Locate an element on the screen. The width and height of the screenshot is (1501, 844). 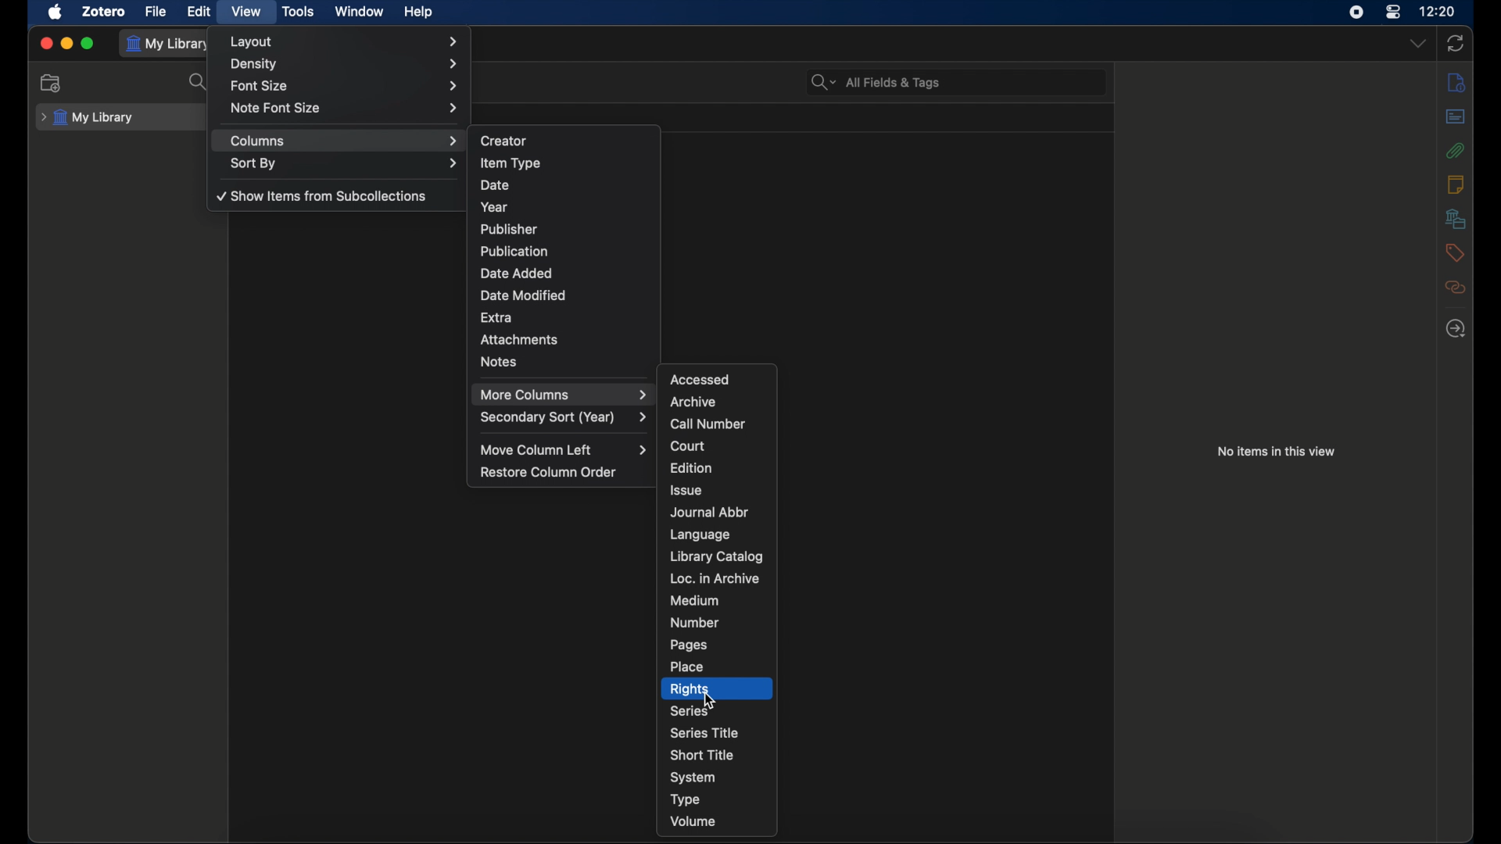
accessed is located at coordinates (700, 379).